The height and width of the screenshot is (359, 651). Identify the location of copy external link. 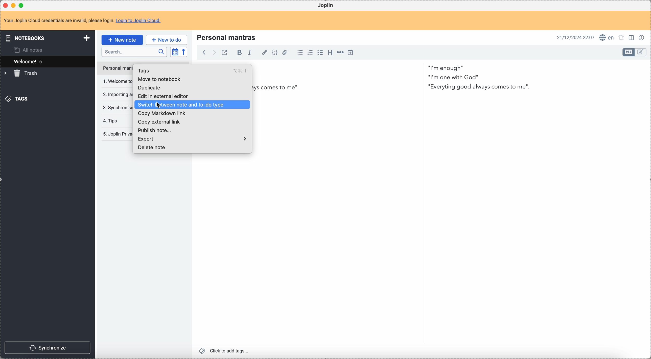
(159, 122).